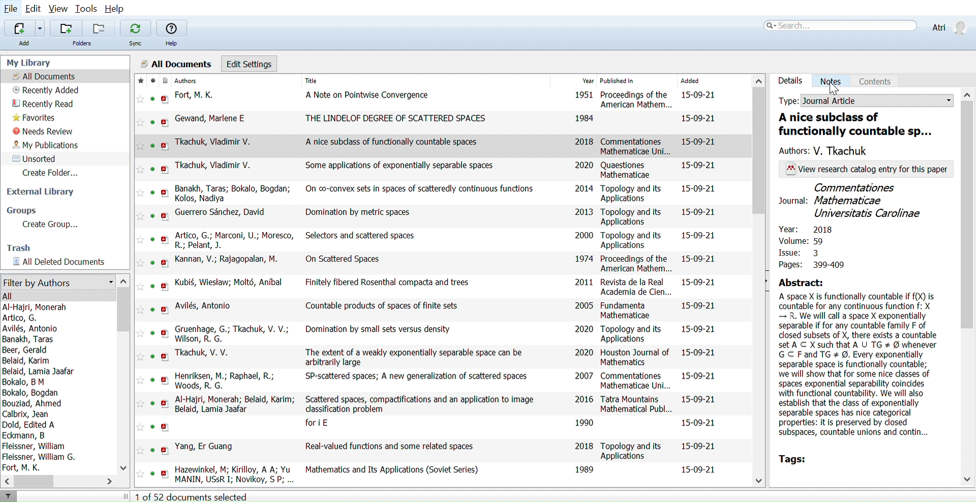 This screenshot has width=976, height=502. Describe the element at coordinates (123, 280) in the screenshot. I see `Move up in filter by authors` at that location.